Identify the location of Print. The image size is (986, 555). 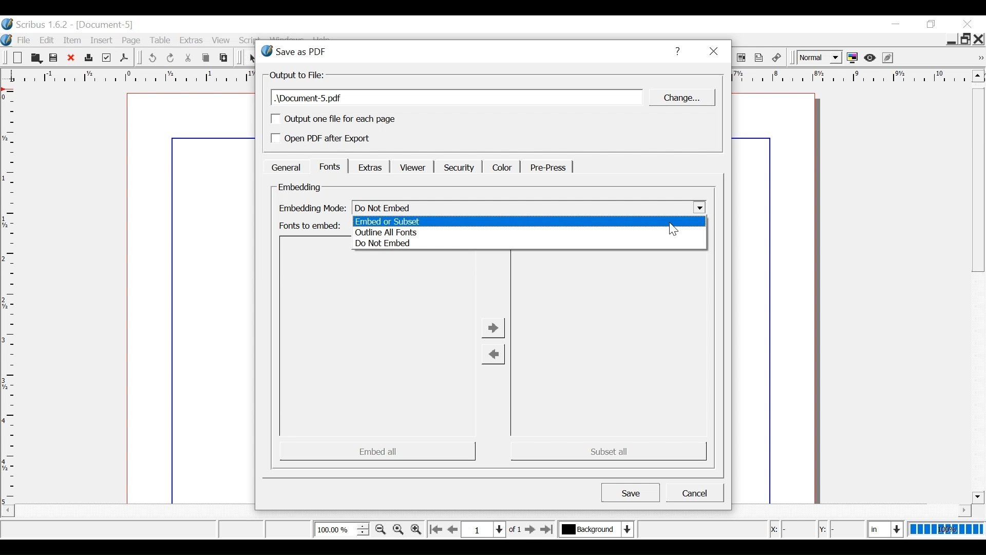
(88, 59).